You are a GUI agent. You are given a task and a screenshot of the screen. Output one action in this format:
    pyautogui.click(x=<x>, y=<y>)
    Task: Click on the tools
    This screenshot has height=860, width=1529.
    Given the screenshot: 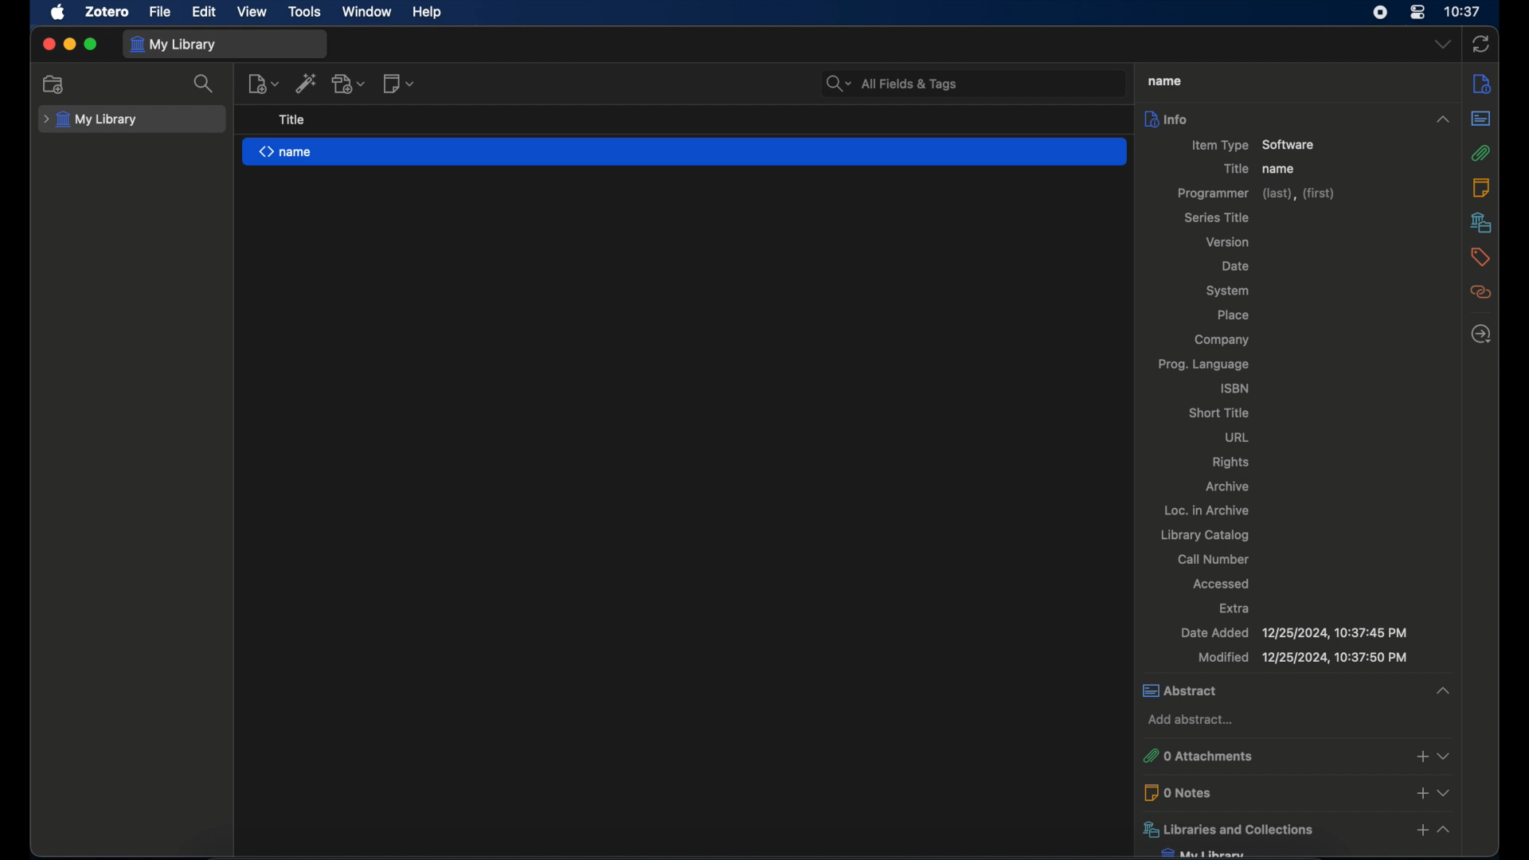 What is the action you would take?
    pyautogui.click(x=304, y=12)
    